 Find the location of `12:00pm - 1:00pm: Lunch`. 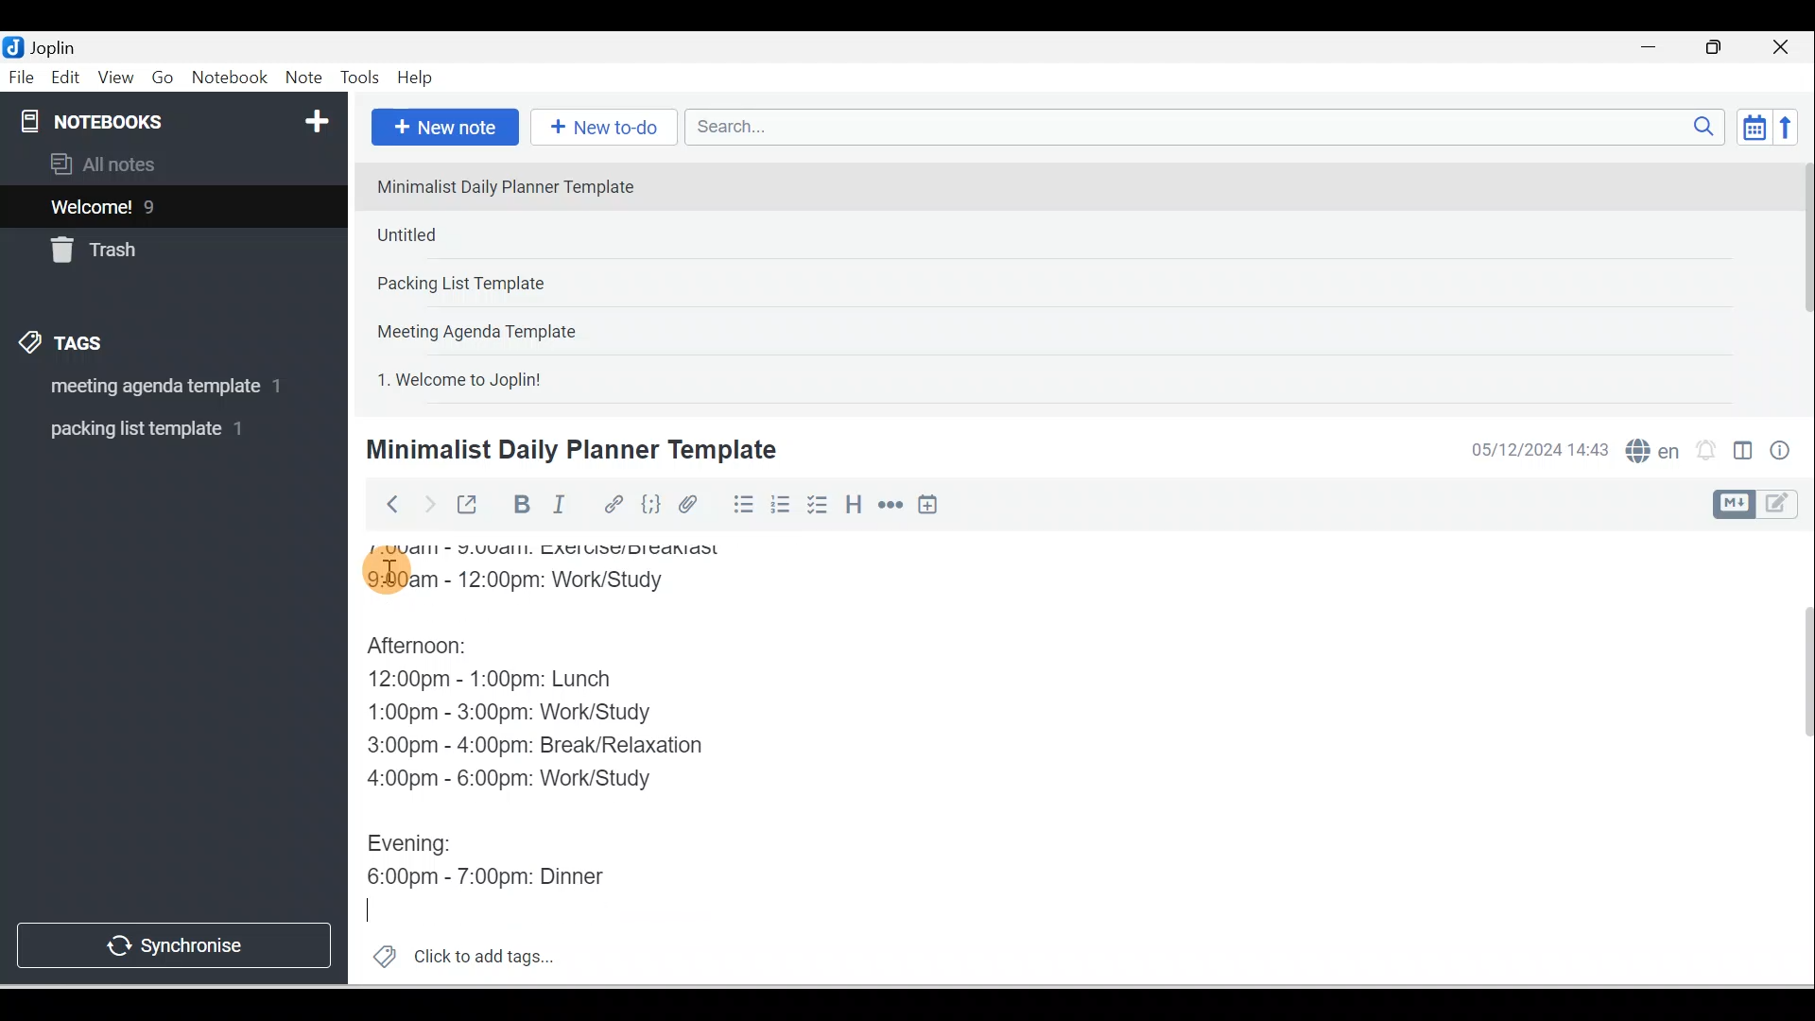

12:00pm - 1:00pm: Lunch is located at coordinates (515, 682).